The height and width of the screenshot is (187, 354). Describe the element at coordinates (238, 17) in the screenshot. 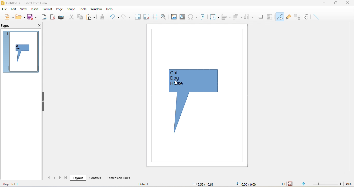

I see `arrange` at that location.